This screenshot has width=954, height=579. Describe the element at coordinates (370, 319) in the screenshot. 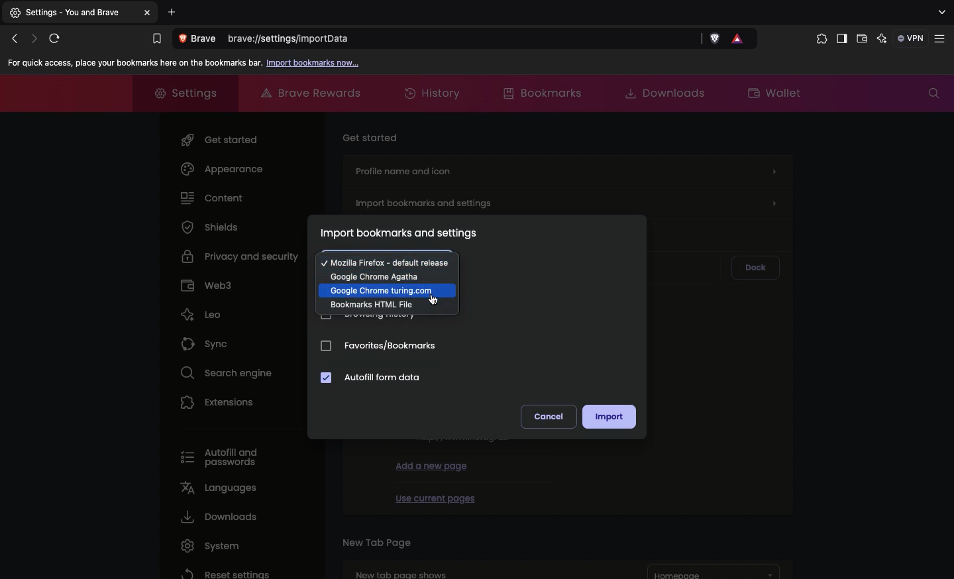

I see `Browsing history` at that location.